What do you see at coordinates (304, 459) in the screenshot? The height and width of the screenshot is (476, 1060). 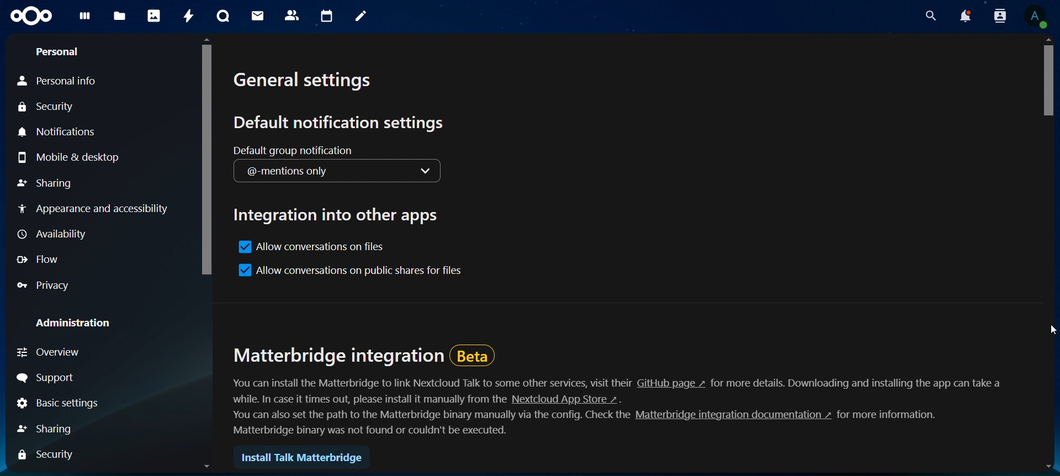 I see `install talk matterbridge` at bounding box center [304, 459].